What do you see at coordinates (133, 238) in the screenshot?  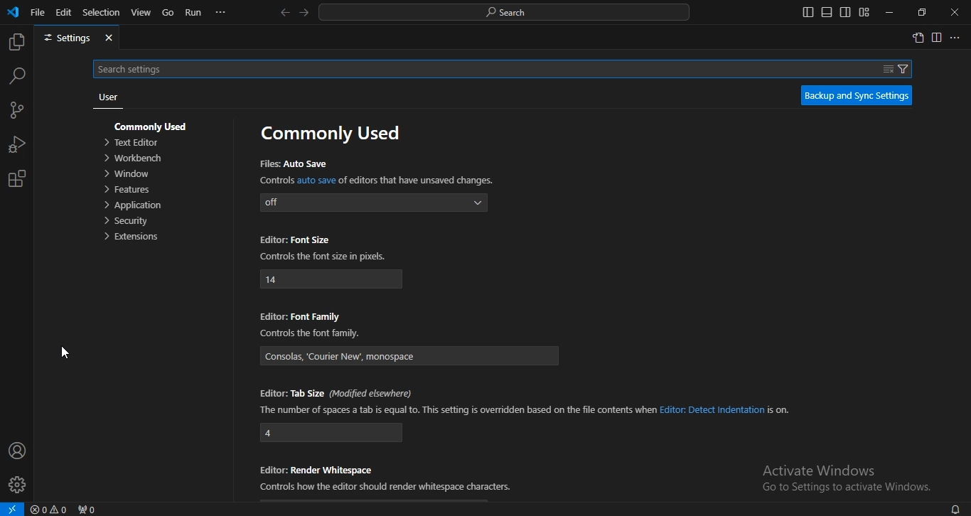 I see `extensions` at bounding box center [133, 238].